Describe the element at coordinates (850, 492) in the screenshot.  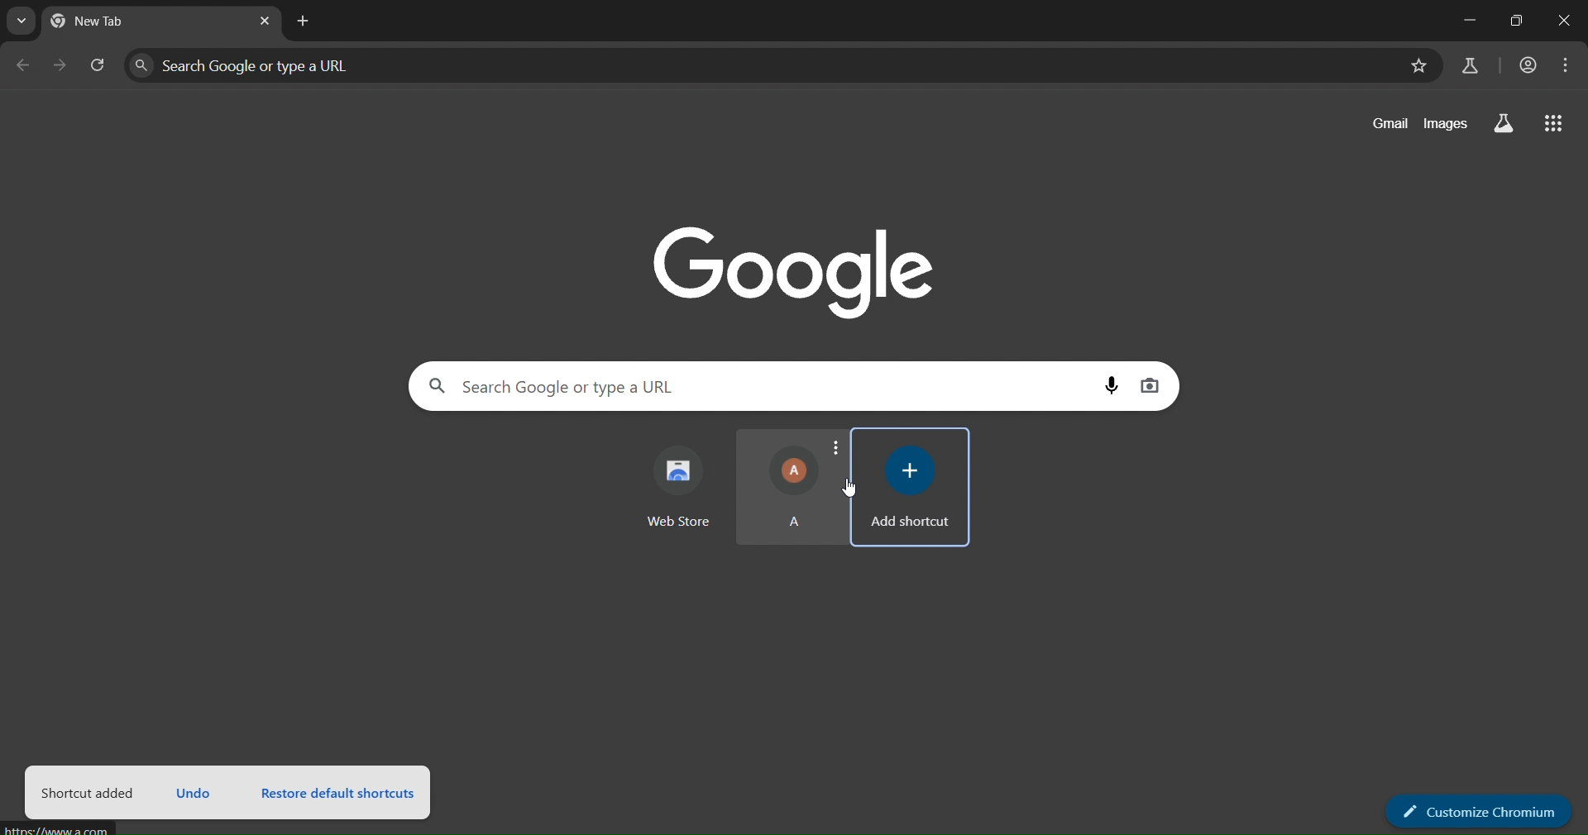
I see `cursor` at that location.